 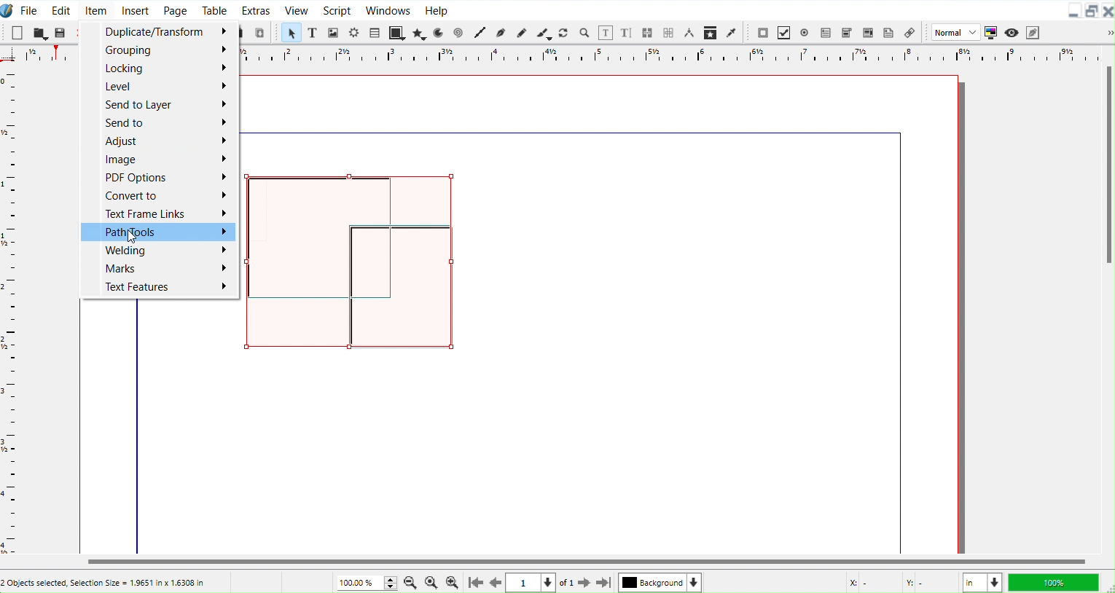 I want to click on X Co-ordinate, so click(x=869, y=583).